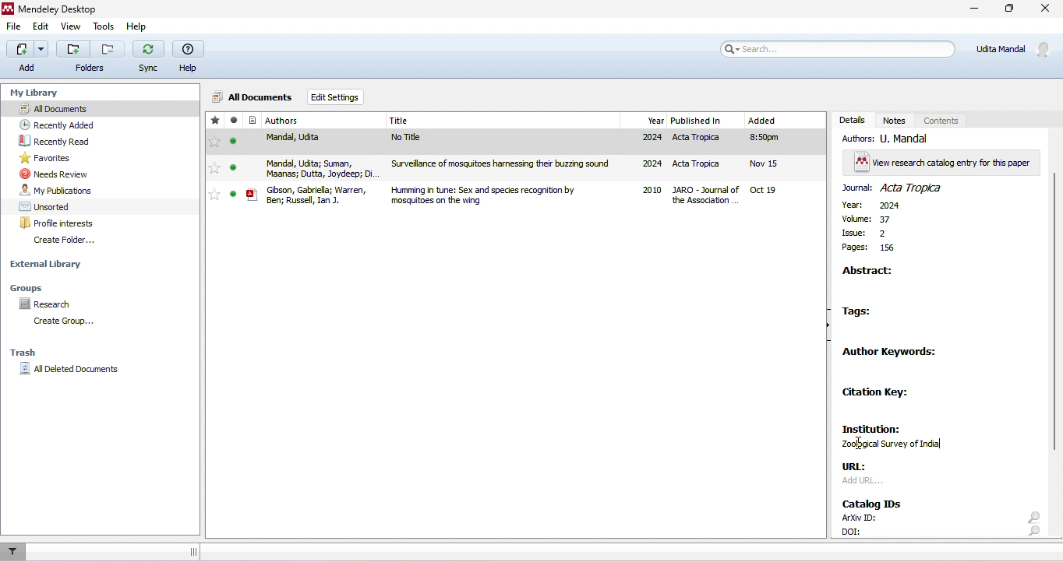  Describe the element at coordinates (779, 158) in the screenshot. I see `added` at that location.